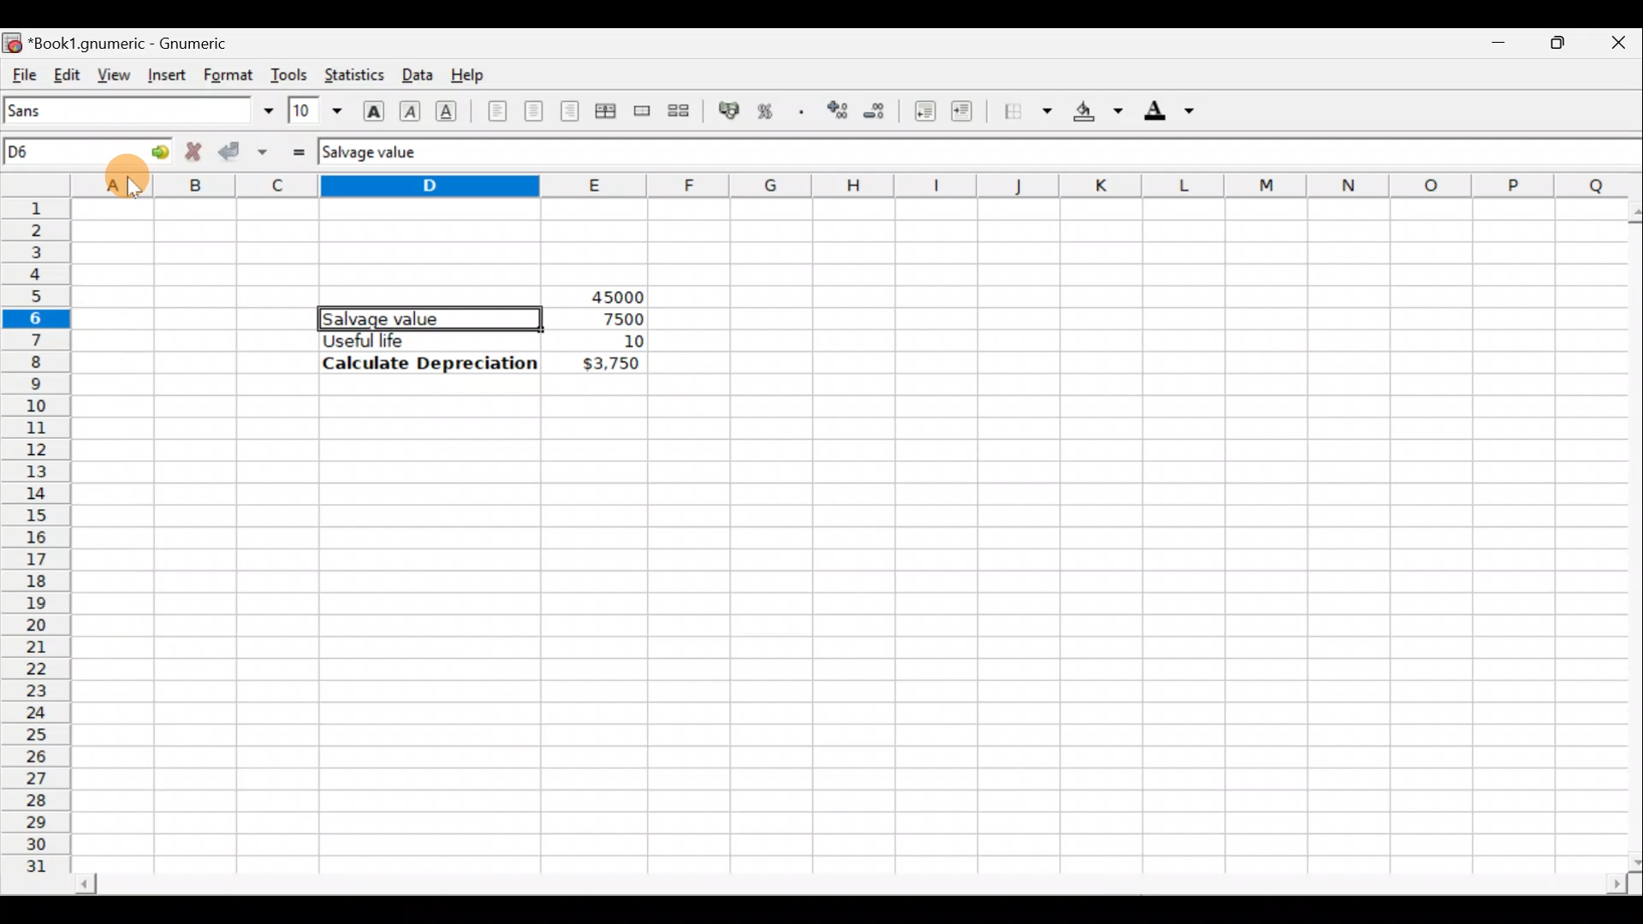 Image resolution: width=1643 pixels, height=924 pixels. I want to click on Font size 10, so click(310, 112).